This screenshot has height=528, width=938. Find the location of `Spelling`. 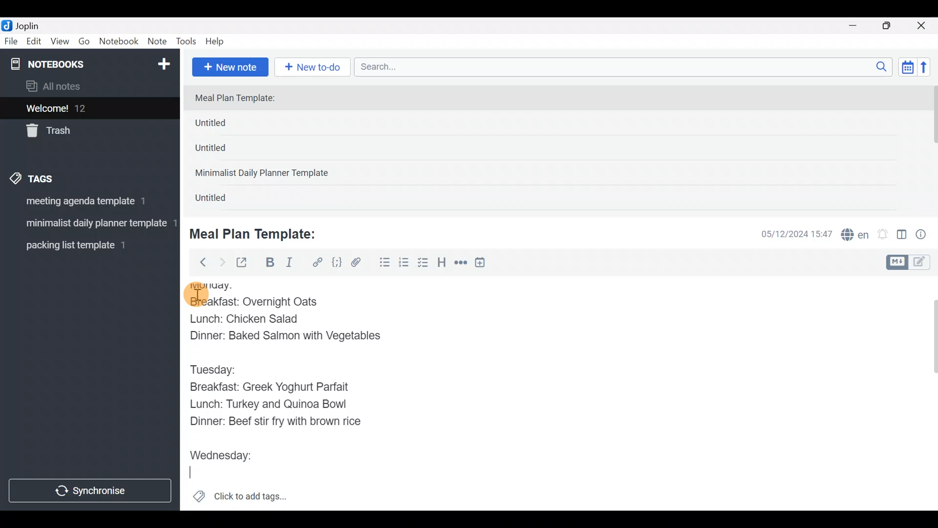

Spelling is located at coordinates (855, 236).